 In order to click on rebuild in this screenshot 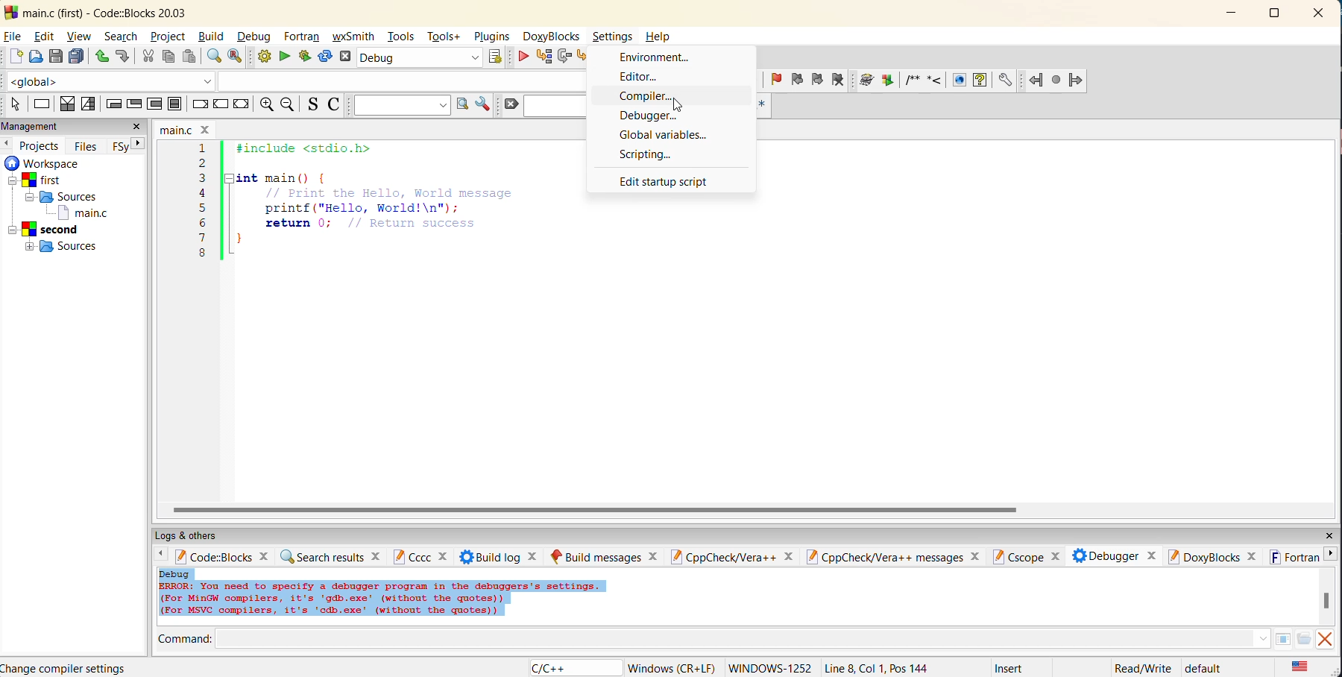, I will do `click(326, 57)`.